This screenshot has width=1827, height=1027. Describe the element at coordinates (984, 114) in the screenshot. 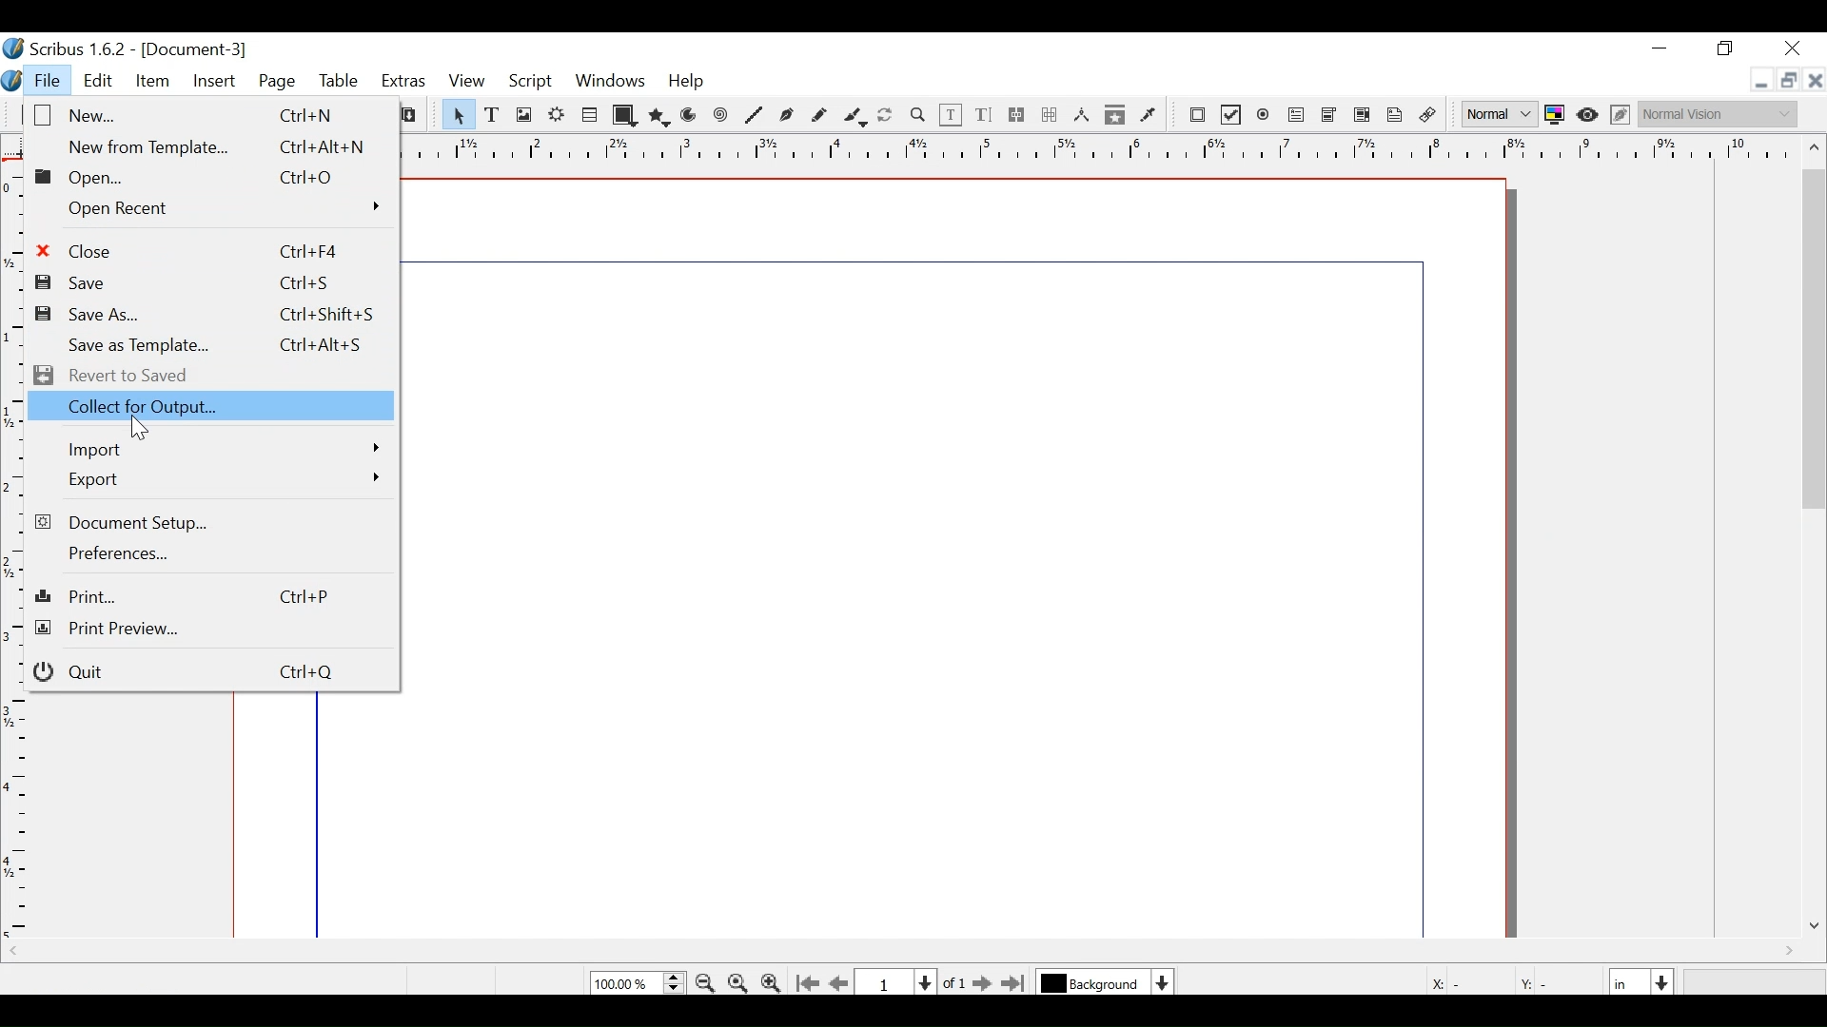

I see `Edit Text with story editor` at that location.